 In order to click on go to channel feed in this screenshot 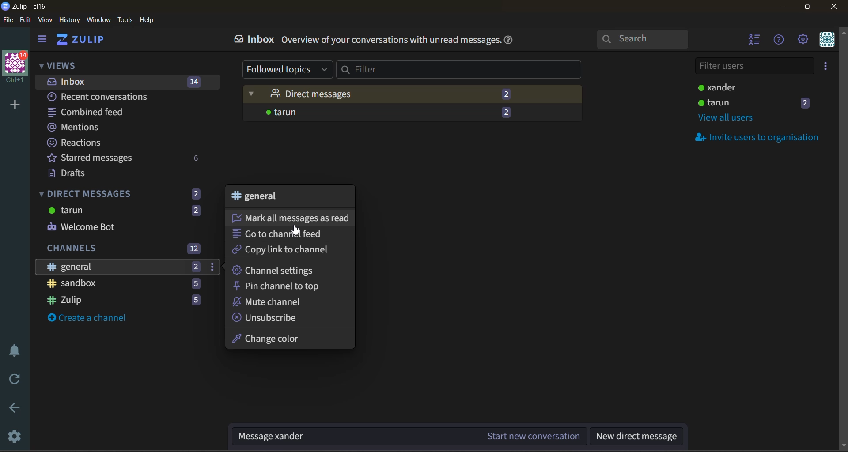, I will do `click(284, 234)`.